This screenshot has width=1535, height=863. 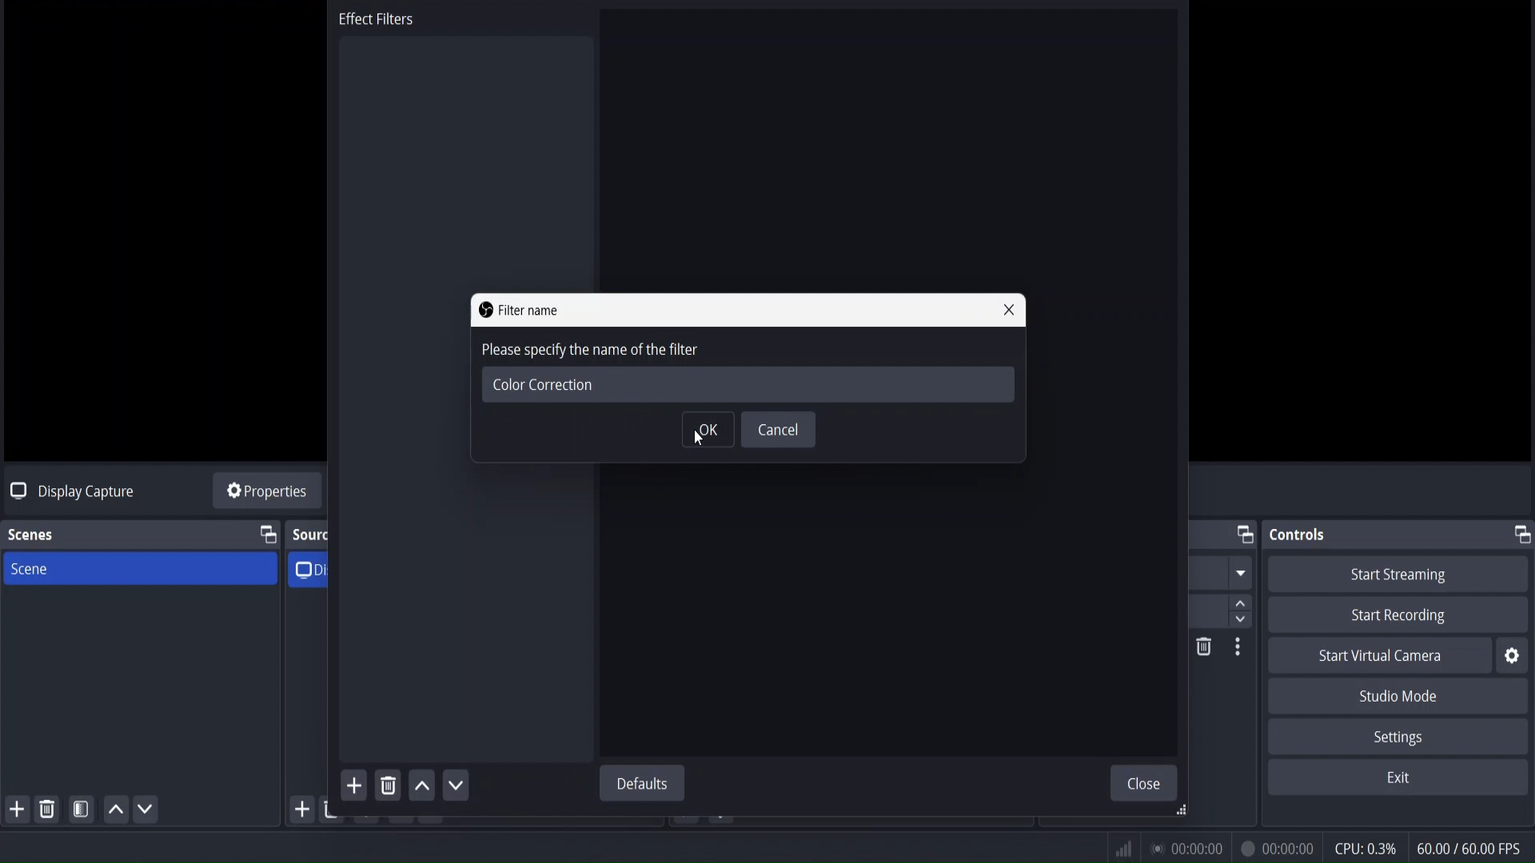 I want to click on effect filters, so click(x=377, y=22).